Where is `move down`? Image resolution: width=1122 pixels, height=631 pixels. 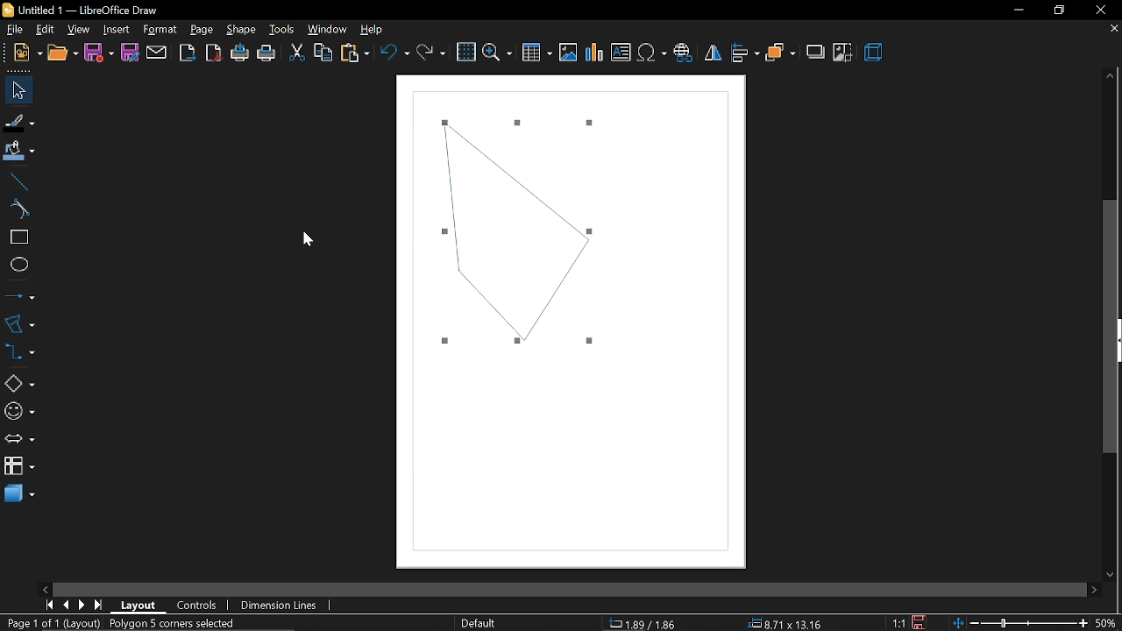
move down is located at coordinates (1111, 572).